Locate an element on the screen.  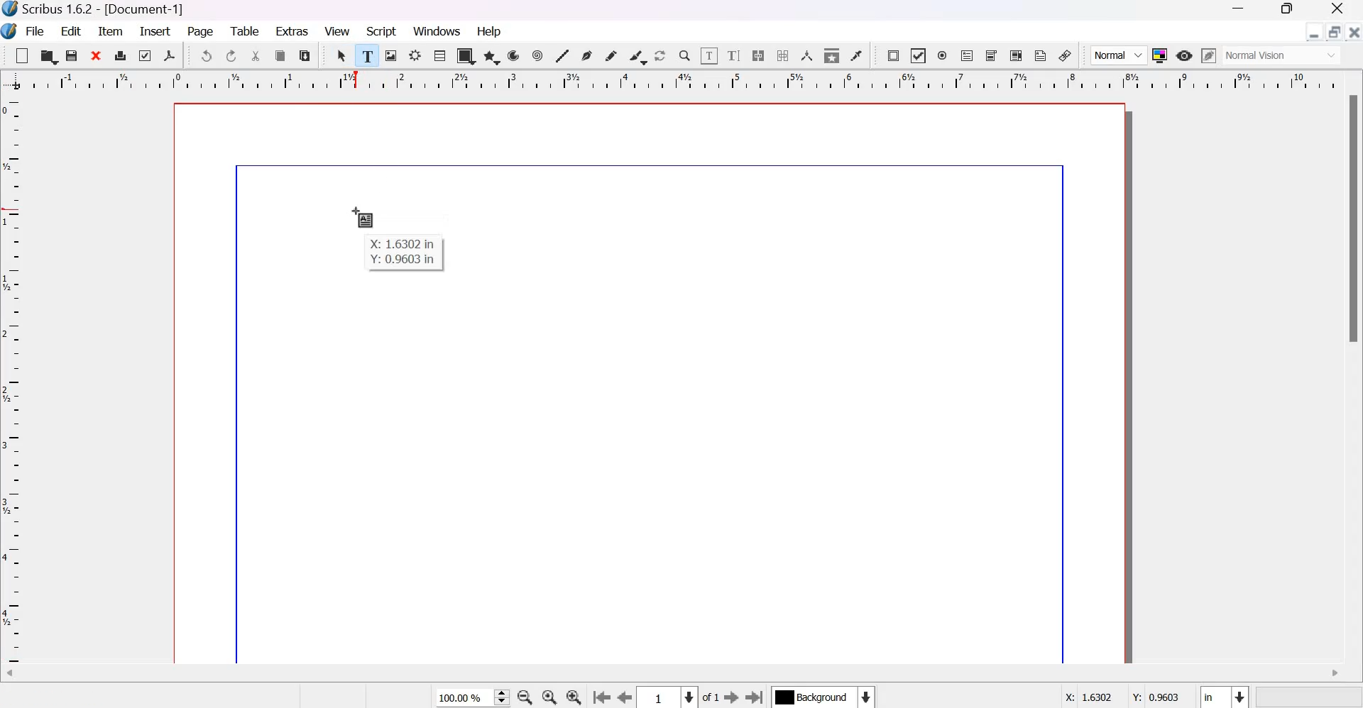
unlink text frames is located at coordinates (782, 55).